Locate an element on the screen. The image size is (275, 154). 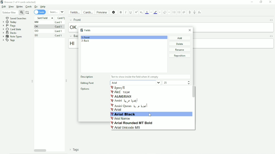
Decks is located at coordinates (10, 33).